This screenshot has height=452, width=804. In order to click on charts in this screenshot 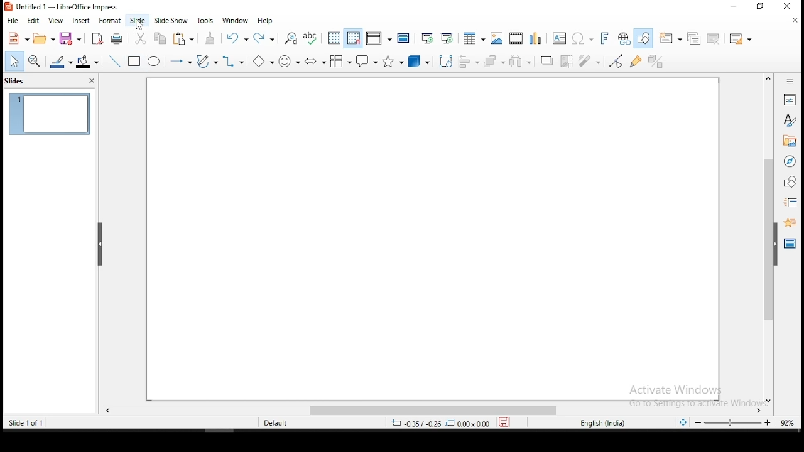, I will do `click(537, 39)`.